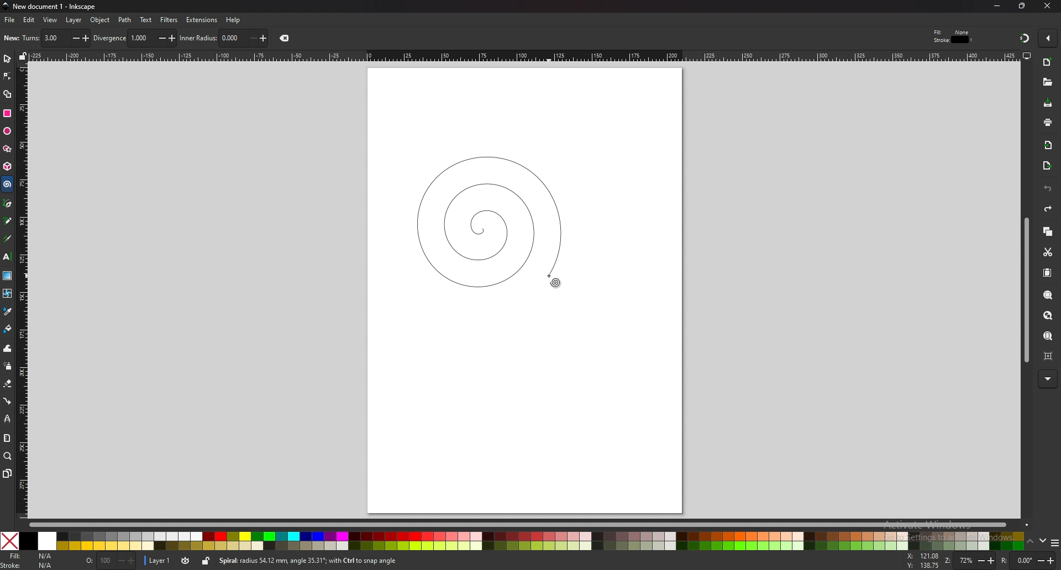 This screenshot has width=1061, height=570. I want to click on open, so click(1047, 83).